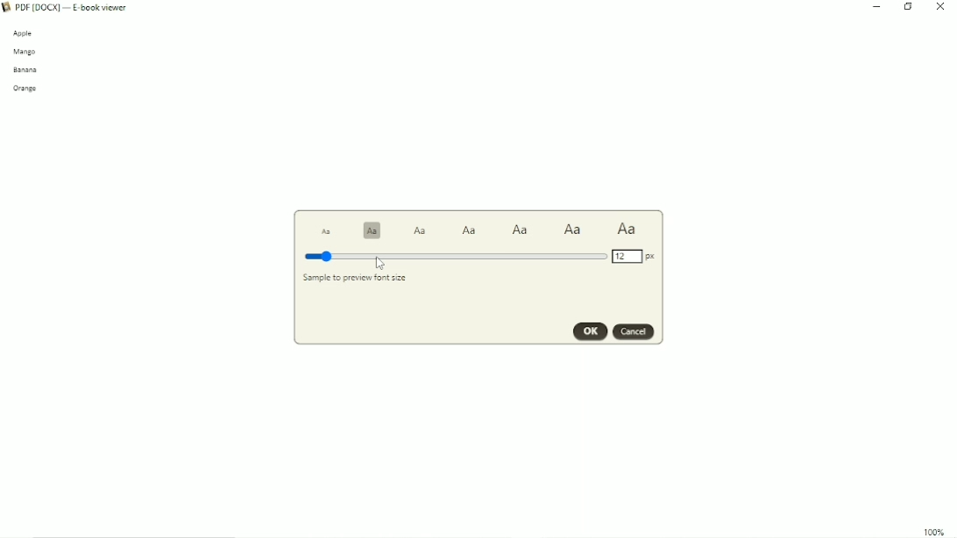 The height and width of the screenshot is (538, 957). I want to click on Text size, so click(372, 230).